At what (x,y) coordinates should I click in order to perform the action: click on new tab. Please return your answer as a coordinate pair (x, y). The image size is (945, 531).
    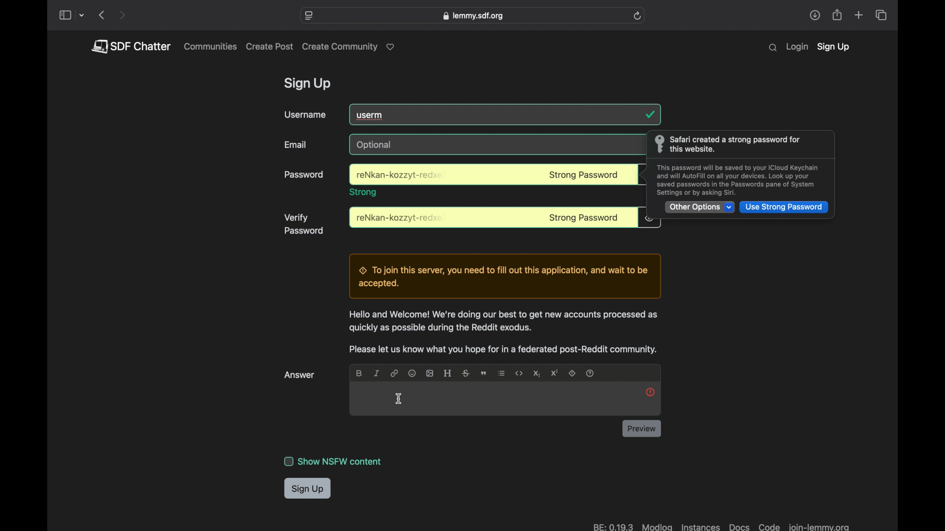
    Looking at the image, I should click on (859, 15).